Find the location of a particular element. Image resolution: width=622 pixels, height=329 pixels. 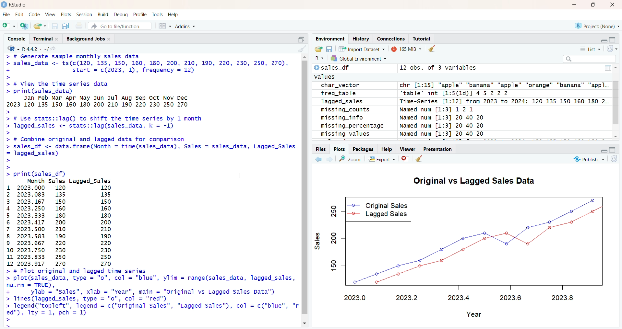

Rstudio is located at coordinates (14, 5).